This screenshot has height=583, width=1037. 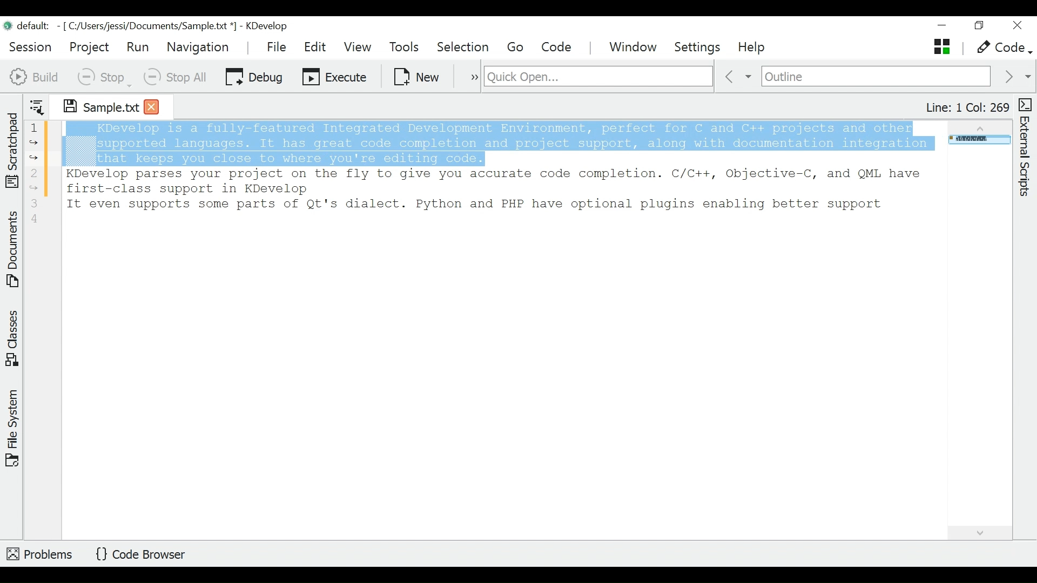 I want to click on default - [C:/Users/jessi/Documents/Sample.txt*] - KDevelop, so click(x=150, y=28).